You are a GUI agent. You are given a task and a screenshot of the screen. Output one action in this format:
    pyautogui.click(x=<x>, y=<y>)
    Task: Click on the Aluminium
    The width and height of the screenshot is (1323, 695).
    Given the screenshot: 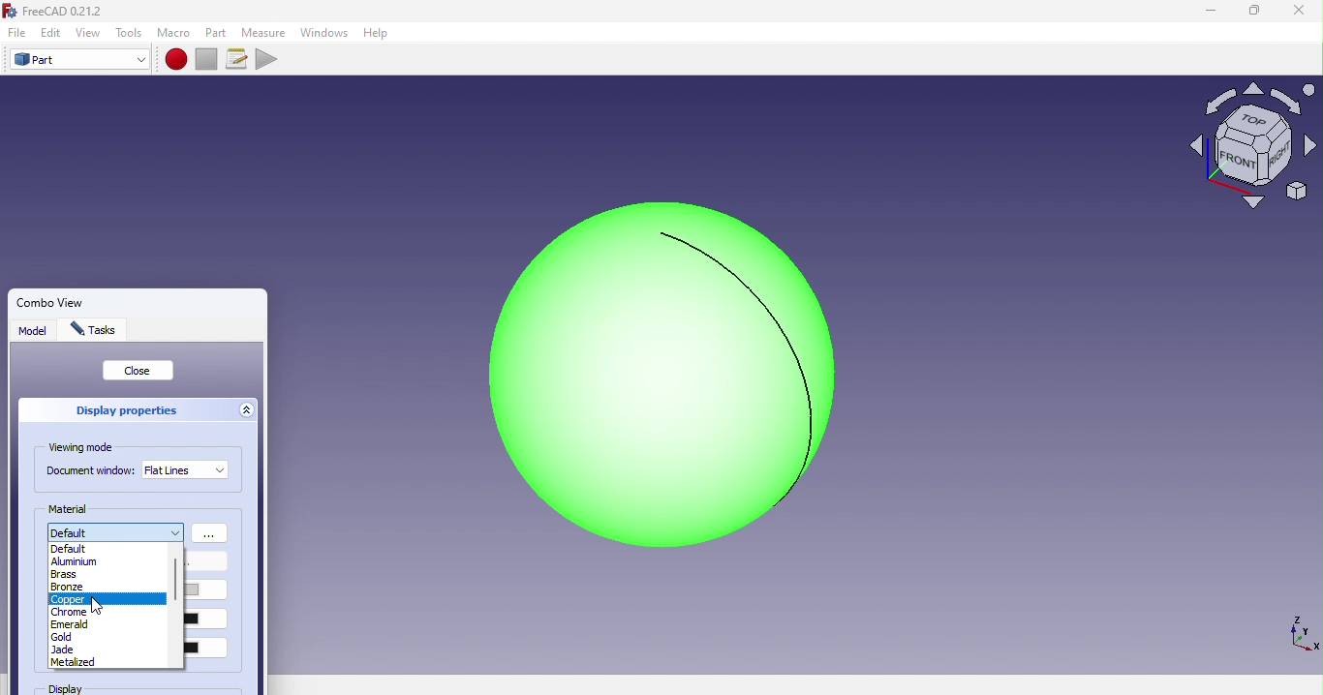 What is the action you would take?
    pyautogui.click(x=76, y=561)
    